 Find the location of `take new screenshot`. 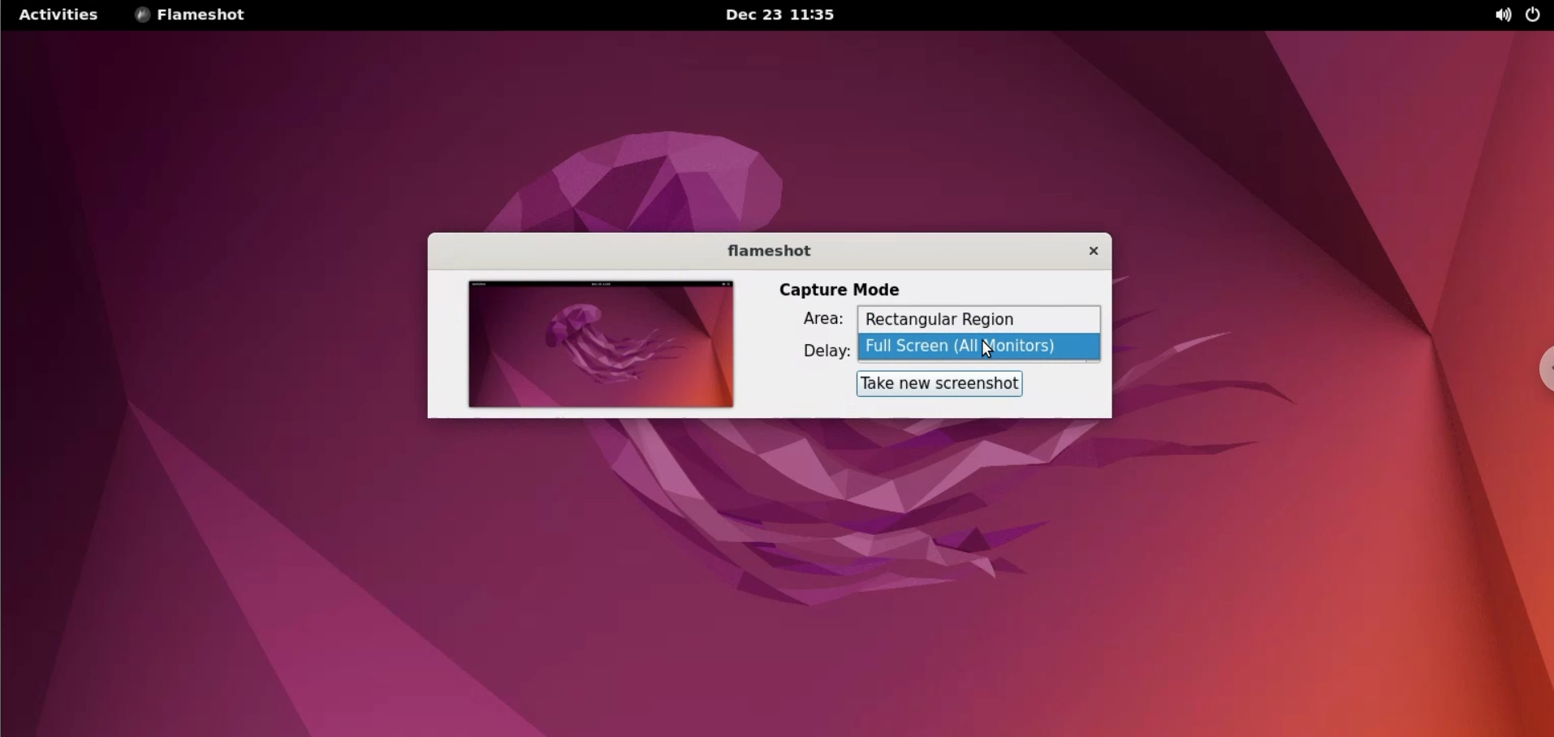

take new screenshot is located at coordinates (943, 383).